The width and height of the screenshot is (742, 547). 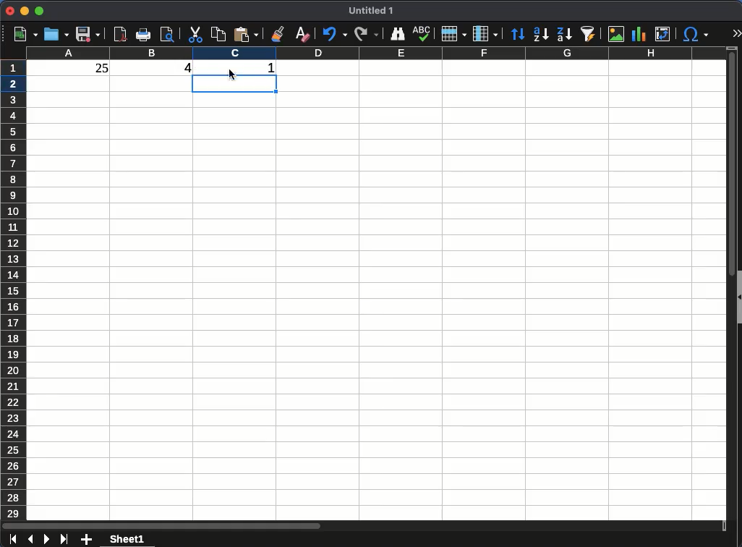 I want to click on cut, so click(x=195, y=35).